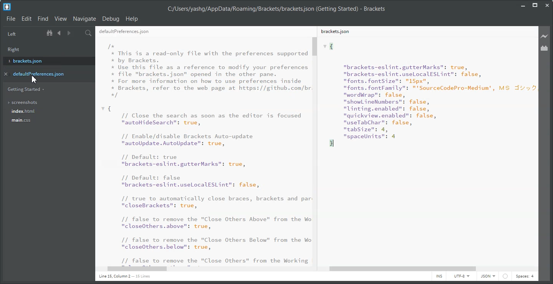  What do you see at coordinates (78, 33) in the screenshot?
I see `Split the editor vertically or Horizontally` at bounding box center [78, 33].